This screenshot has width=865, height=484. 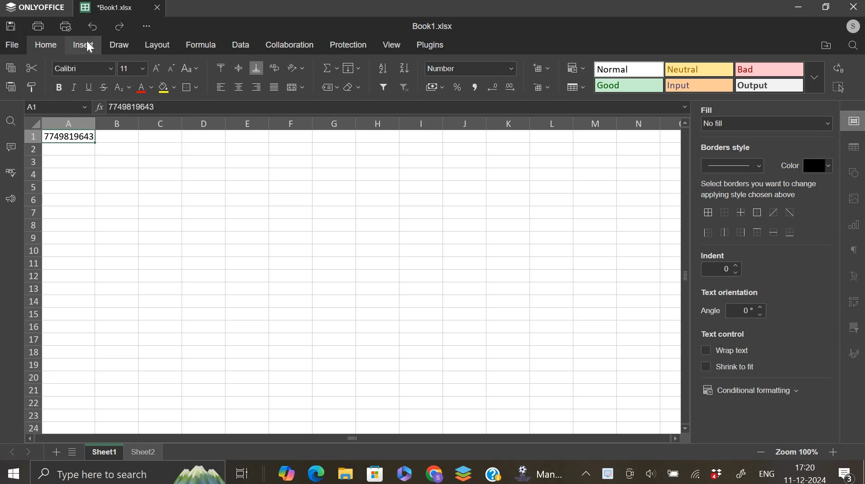 I want to click on column, so click(x=362, y=123).